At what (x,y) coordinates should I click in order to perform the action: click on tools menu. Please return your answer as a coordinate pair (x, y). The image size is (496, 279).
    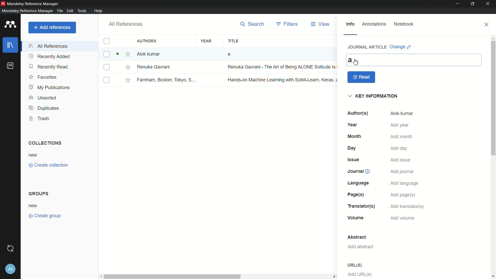
    Looking at the image, I should click on (81, 11).